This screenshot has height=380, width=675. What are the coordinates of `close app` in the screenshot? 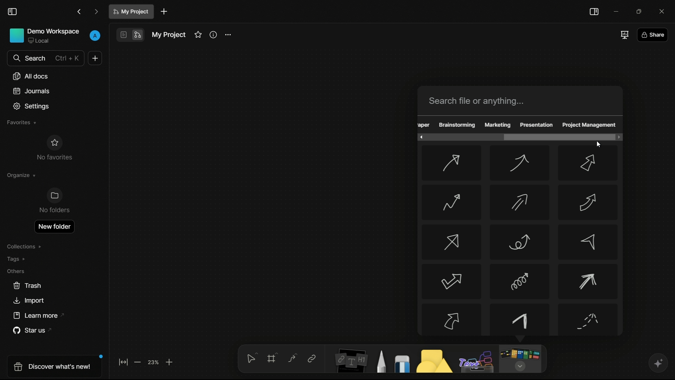 It's located at (664, 11).